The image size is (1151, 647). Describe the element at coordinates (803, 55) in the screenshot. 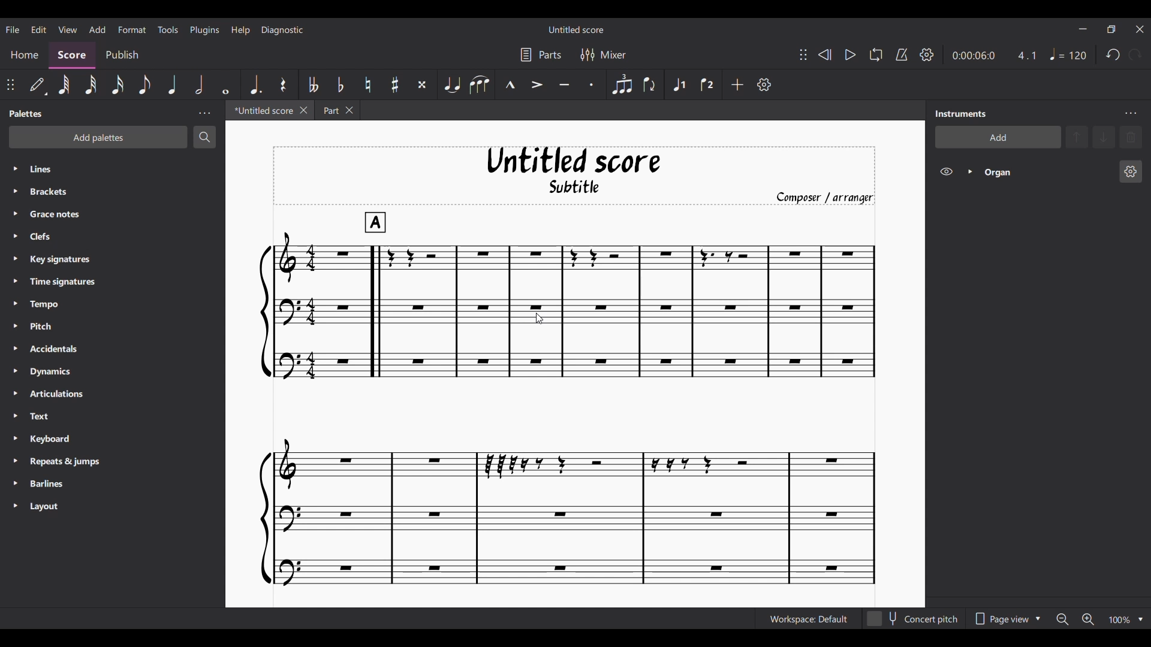

I see `Change position of toolbar` at that location.